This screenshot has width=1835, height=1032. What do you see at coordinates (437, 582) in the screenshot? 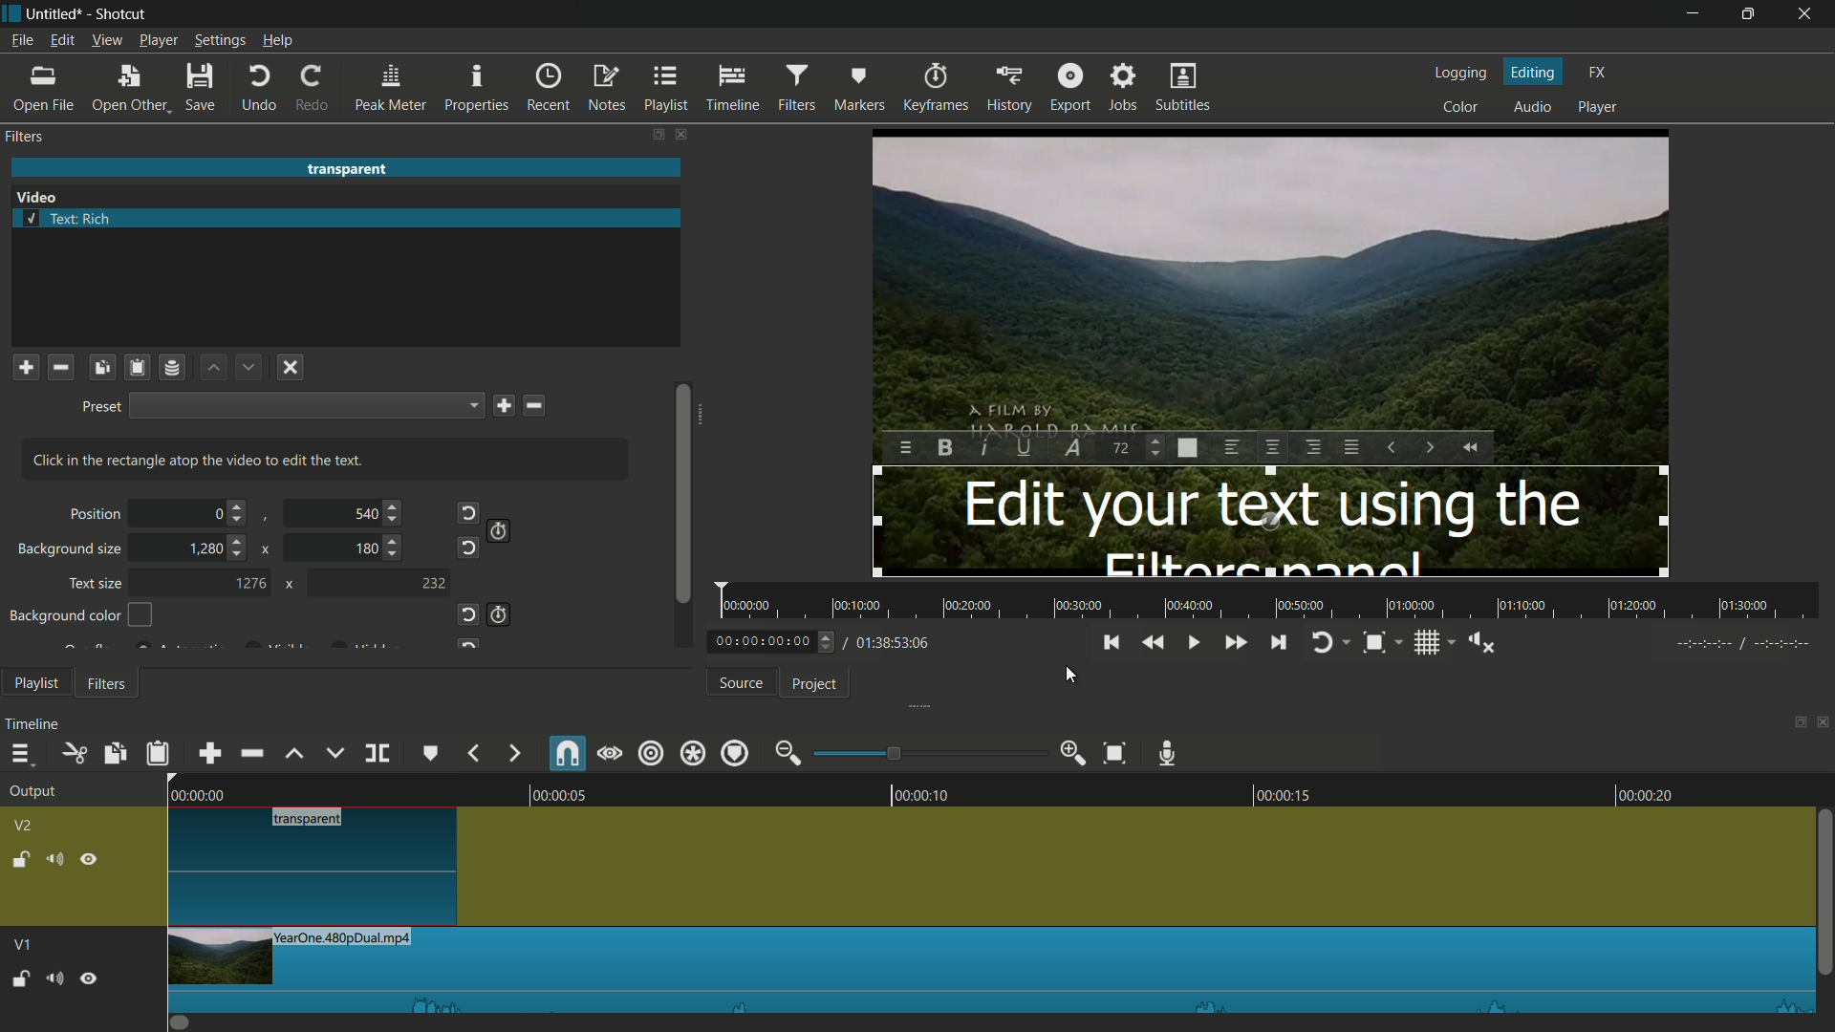
I see `232` at bounding box center [437, 582].